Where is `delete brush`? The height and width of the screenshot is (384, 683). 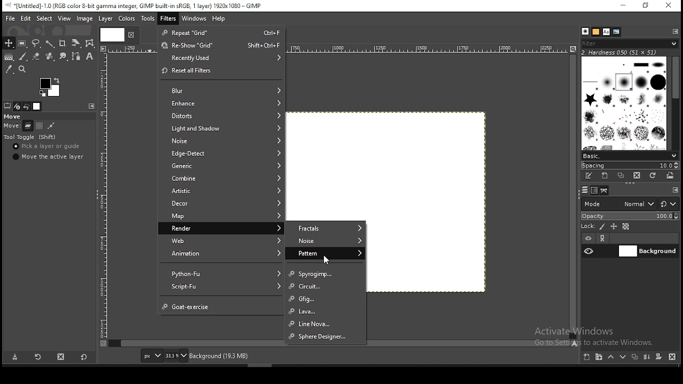 delete brush is located at coordinates (637, 176).